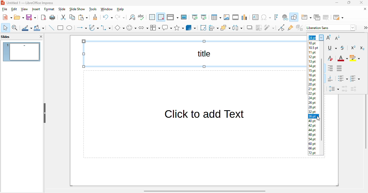 The image size is (368, 193). What do you see at coordinates (266, 17) in the screenshot?
I see `insert special characters` at bounding box center [266, 17].